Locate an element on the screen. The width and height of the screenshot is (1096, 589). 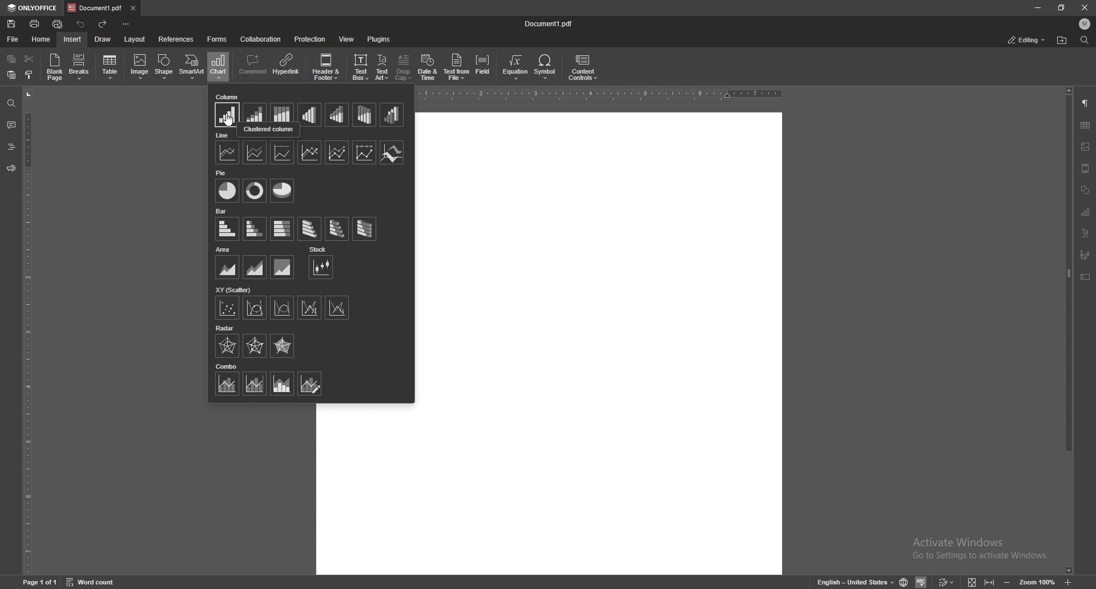
cursor description is located at coordinates (269, 131).